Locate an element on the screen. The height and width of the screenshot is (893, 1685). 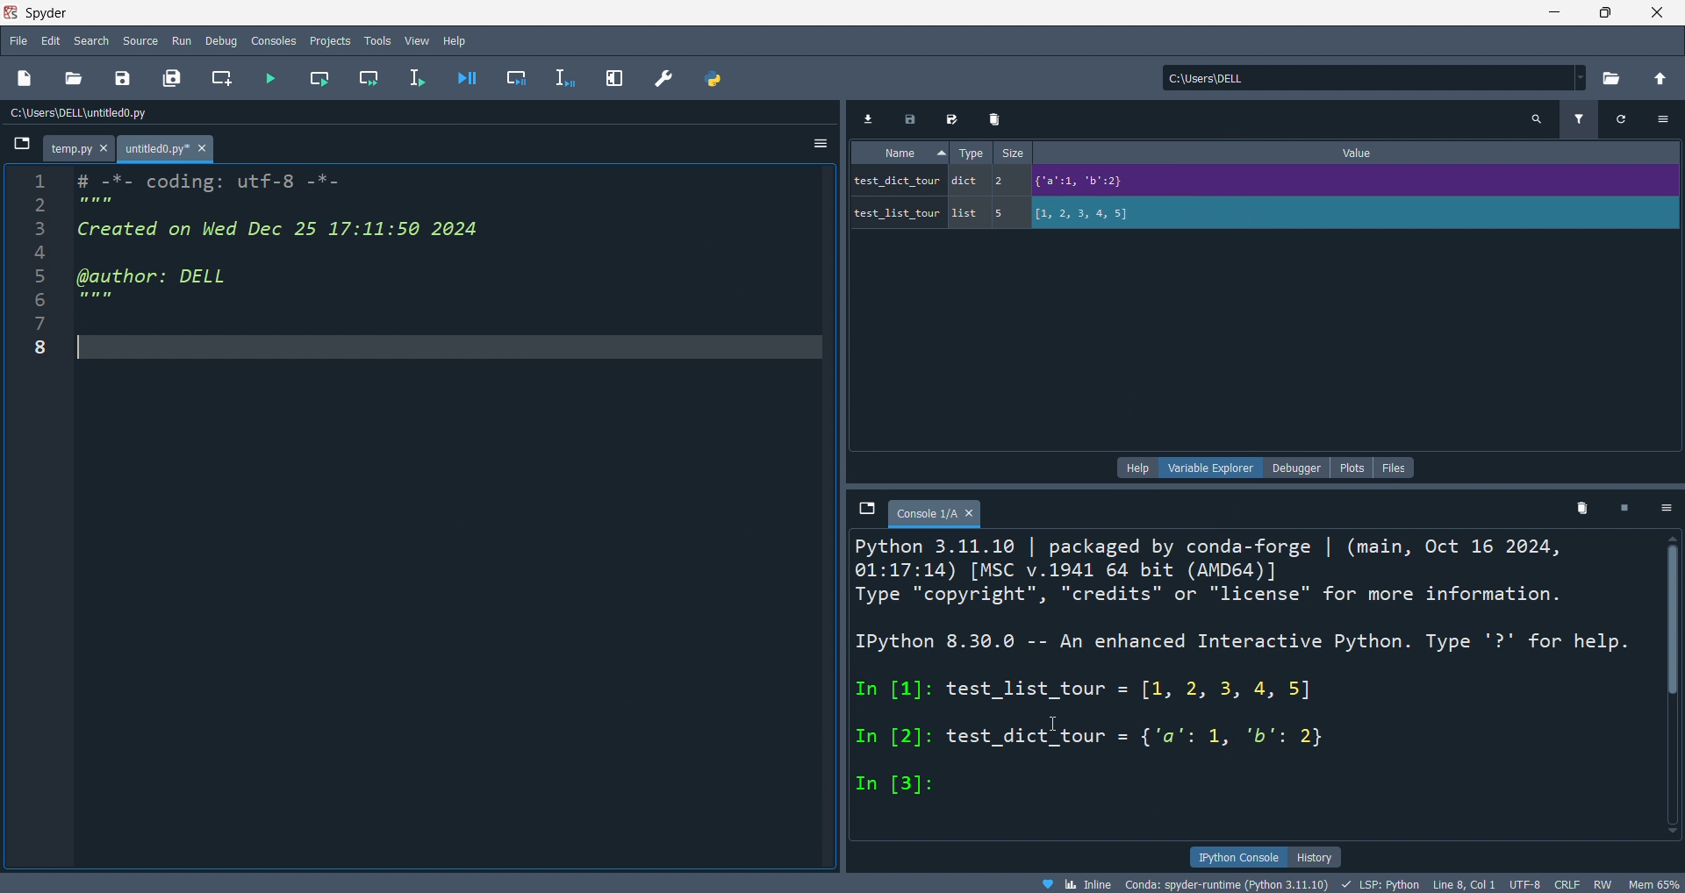
Mem 64% is located at coordinates (1654, 882).